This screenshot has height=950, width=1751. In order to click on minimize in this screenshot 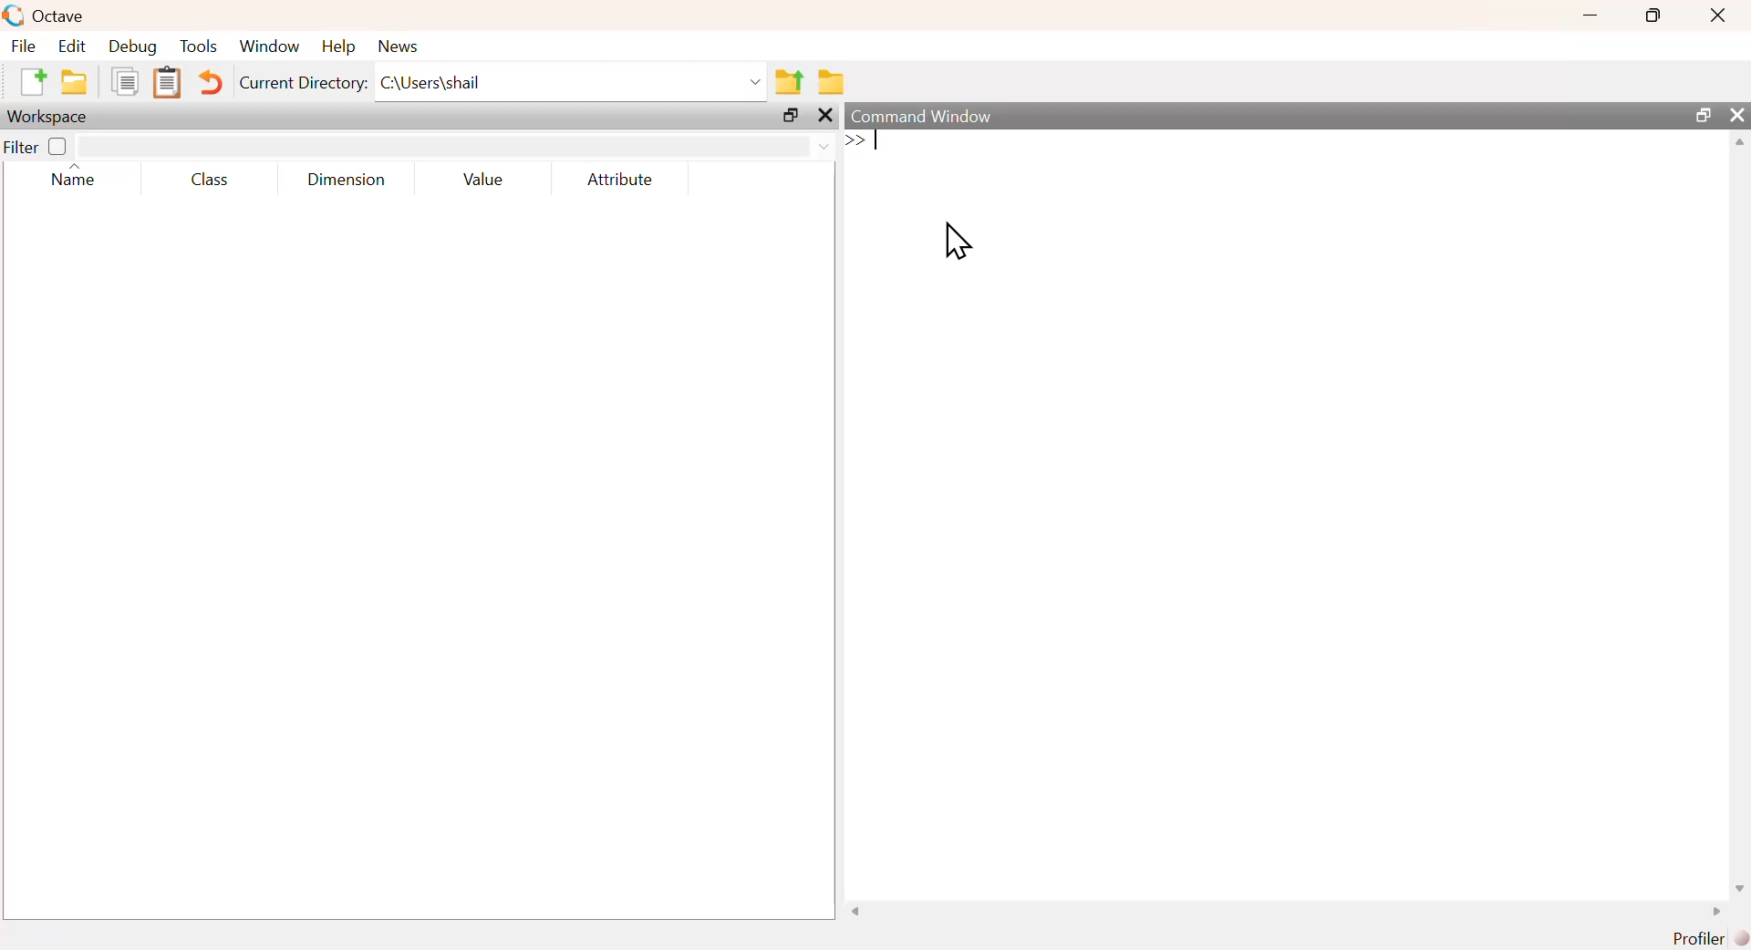, I will do `click(1593, 15)`.